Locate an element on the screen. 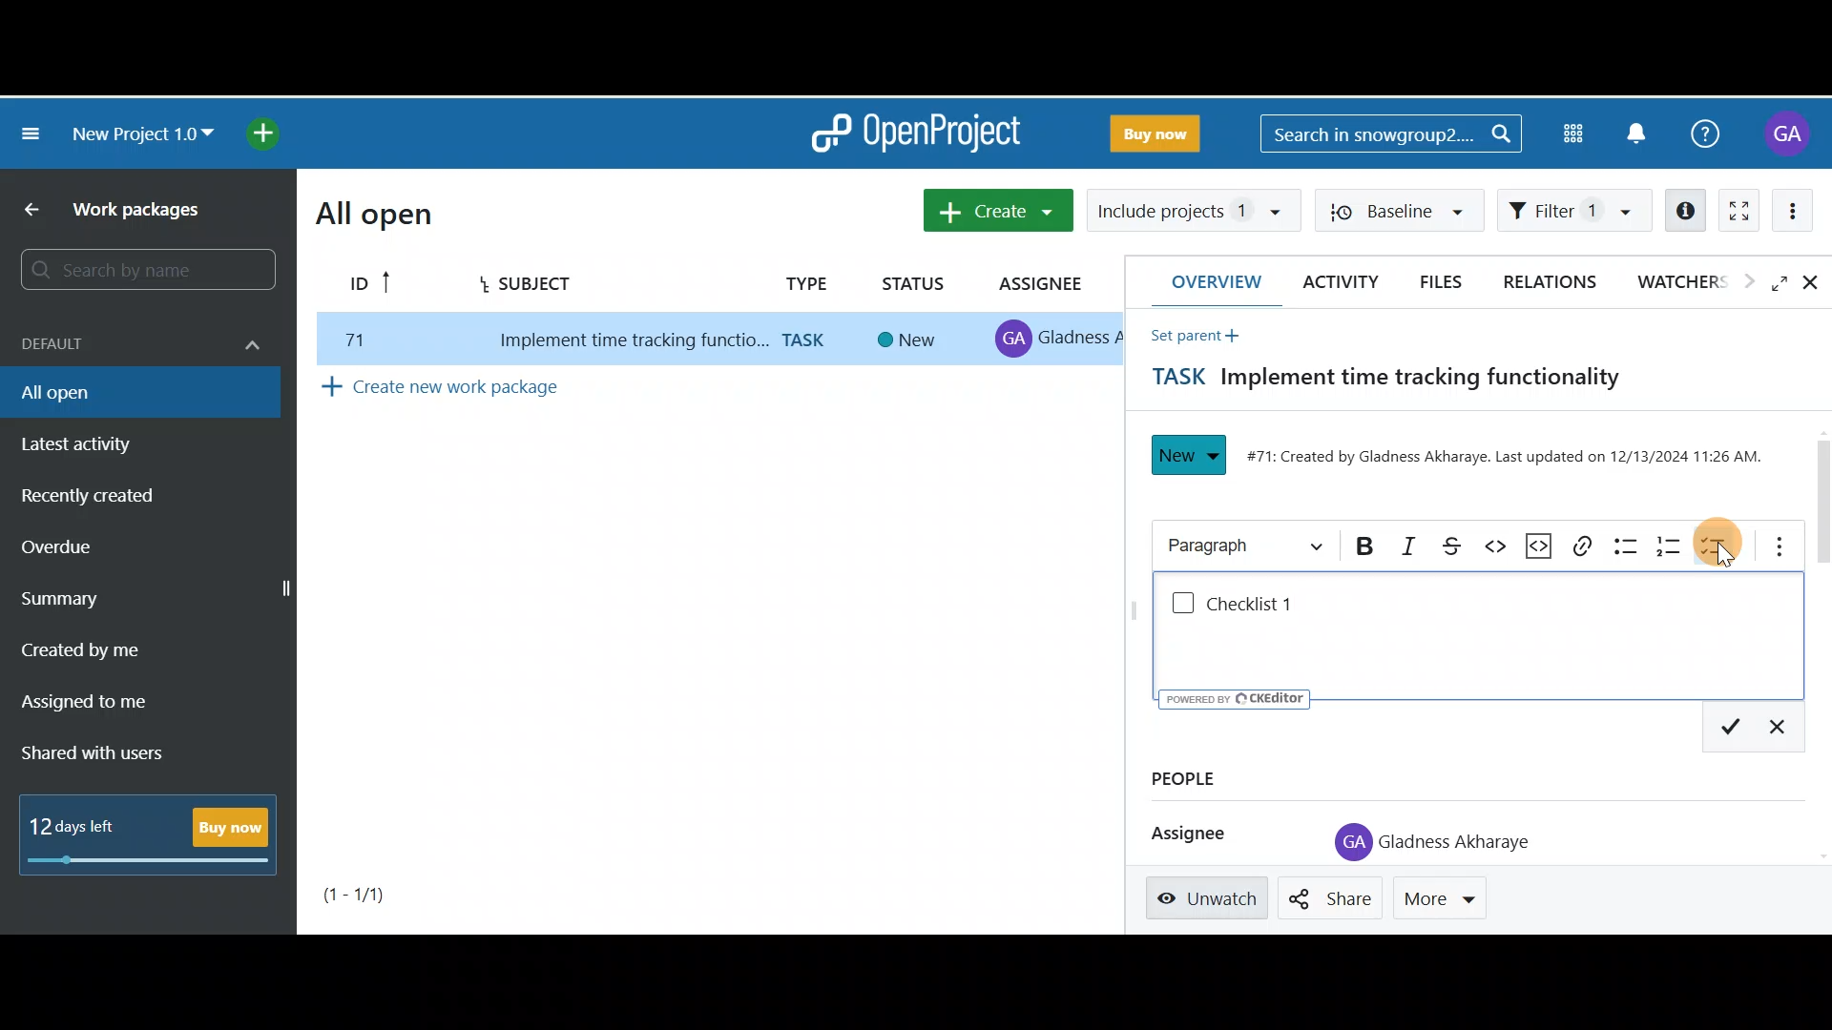  Create is located at coordinates (991, 207).